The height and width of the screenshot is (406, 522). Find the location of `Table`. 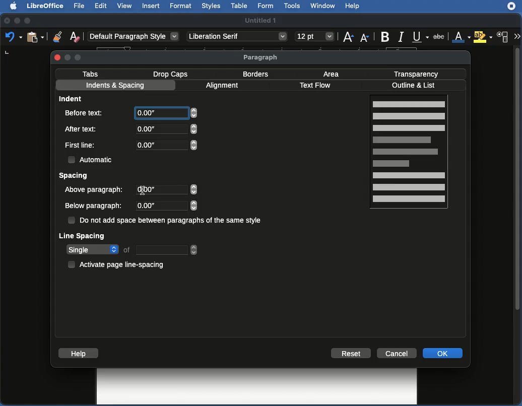

Table is located at coordinates (239, 6).